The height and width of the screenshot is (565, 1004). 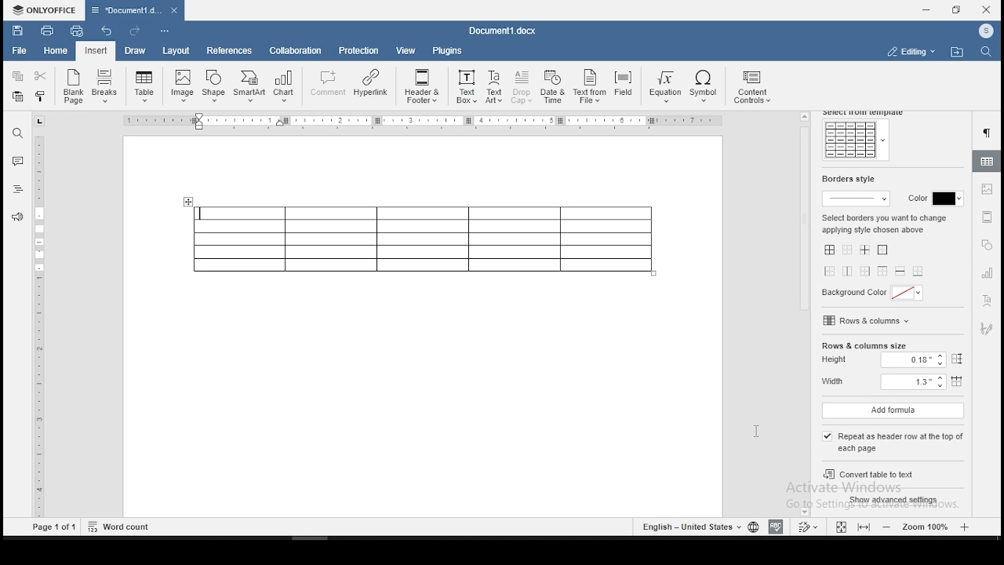 What do you see at coordinates (988, 273) in the screenshot?
I see `charts settings` at bounding box center [988, 273].